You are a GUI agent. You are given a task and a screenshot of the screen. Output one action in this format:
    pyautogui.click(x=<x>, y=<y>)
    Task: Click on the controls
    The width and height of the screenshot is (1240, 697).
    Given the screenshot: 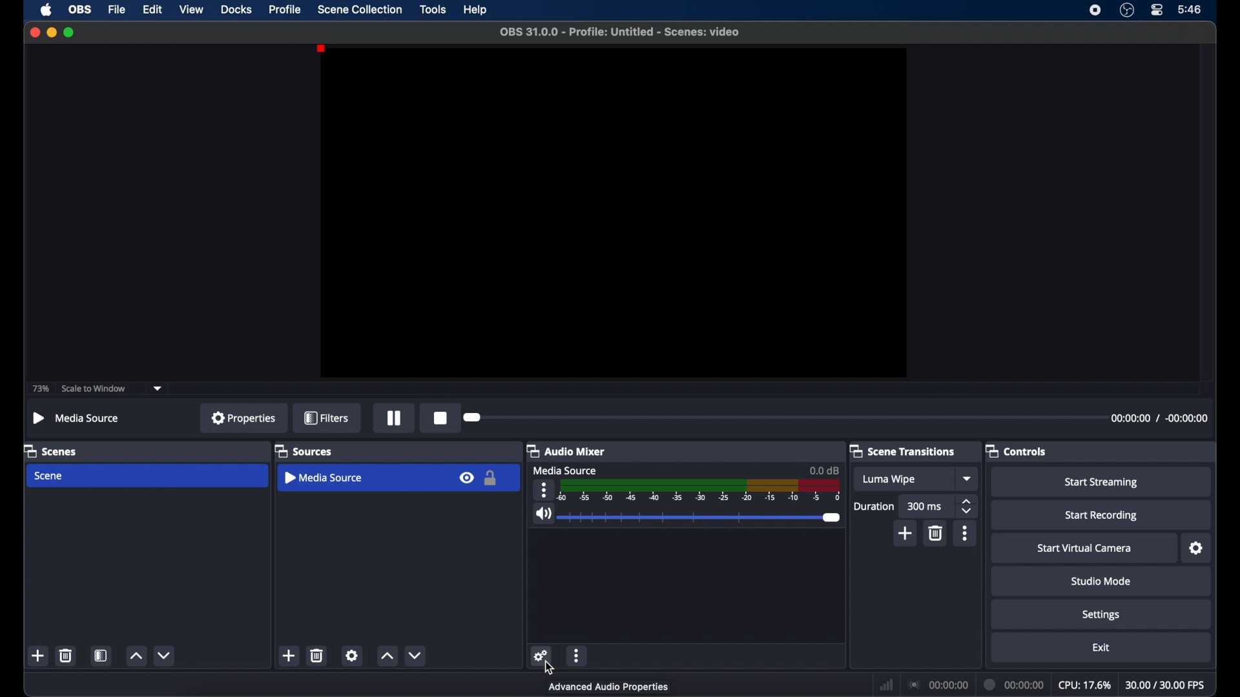 What is the action you would take?
    pyautogui.click(x=1018, y=451)
    